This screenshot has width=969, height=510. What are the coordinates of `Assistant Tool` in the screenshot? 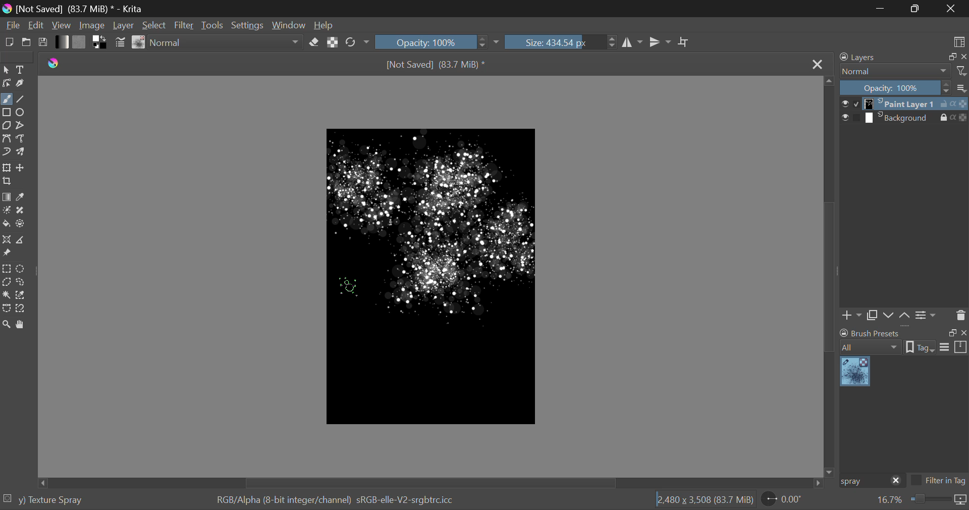 It's located at (6, 240).